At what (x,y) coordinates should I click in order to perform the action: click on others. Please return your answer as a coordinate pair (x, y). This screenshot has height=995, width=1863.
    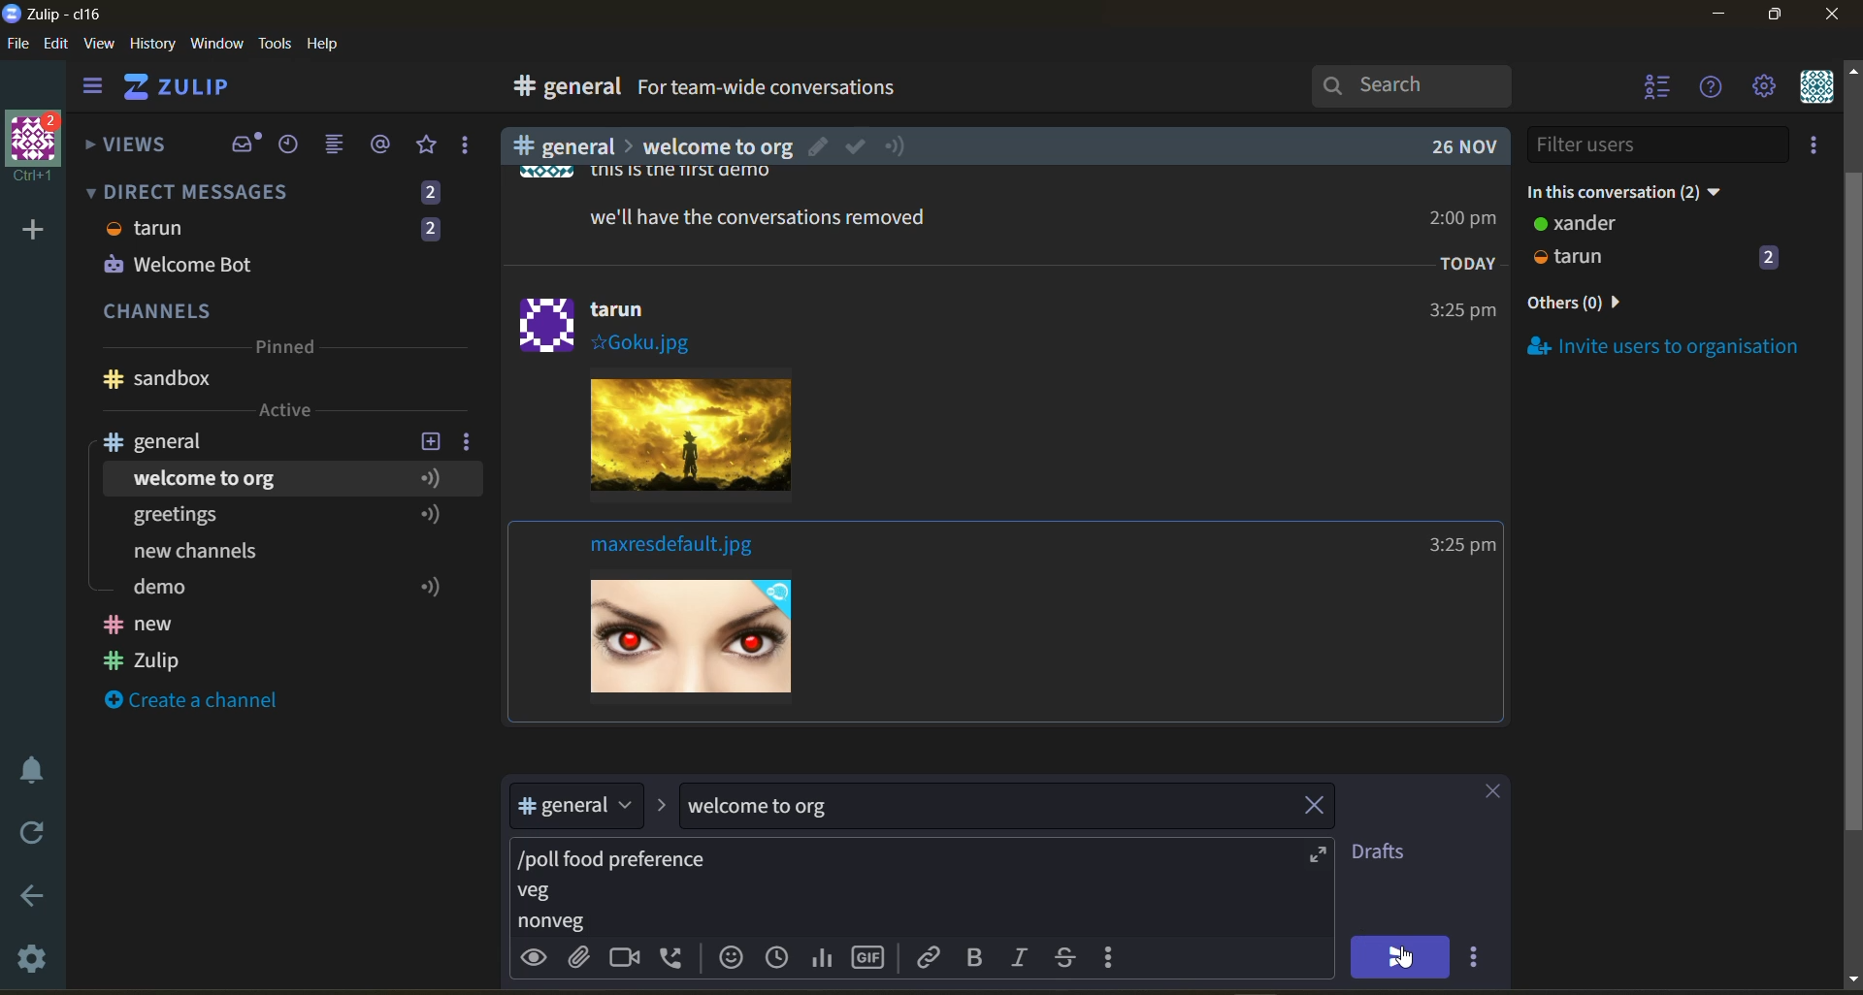
    Looking at the image, I should click on (1605, 305).